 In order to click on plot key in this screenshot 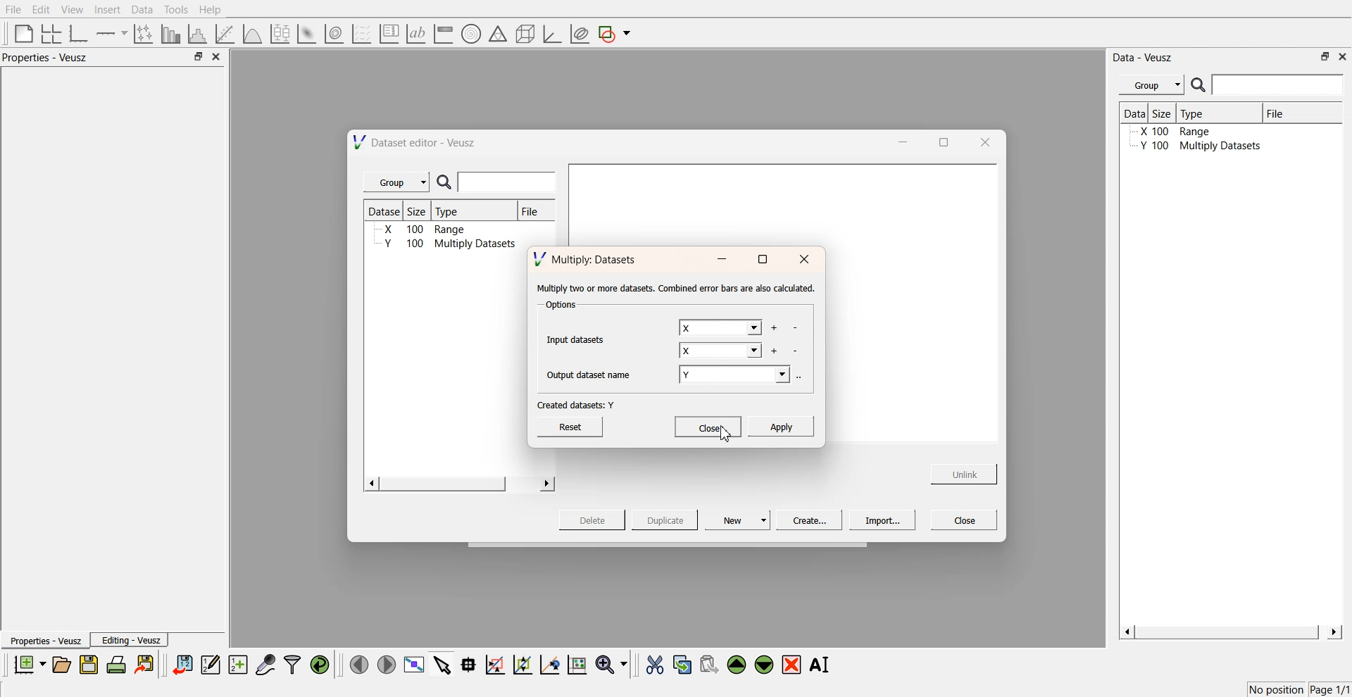, I will do `click(389, 34)`.